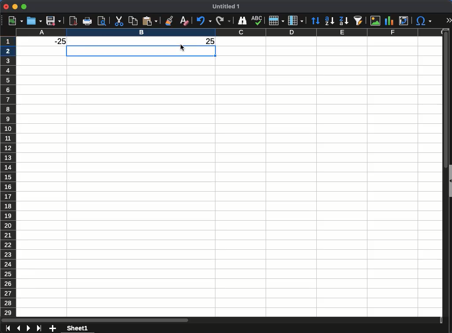 The width and height of the screenshot is (452, 333). What do you see at coordinates (276, 20) in the screenshot?
I see `row` at bounding box center [276, 20].